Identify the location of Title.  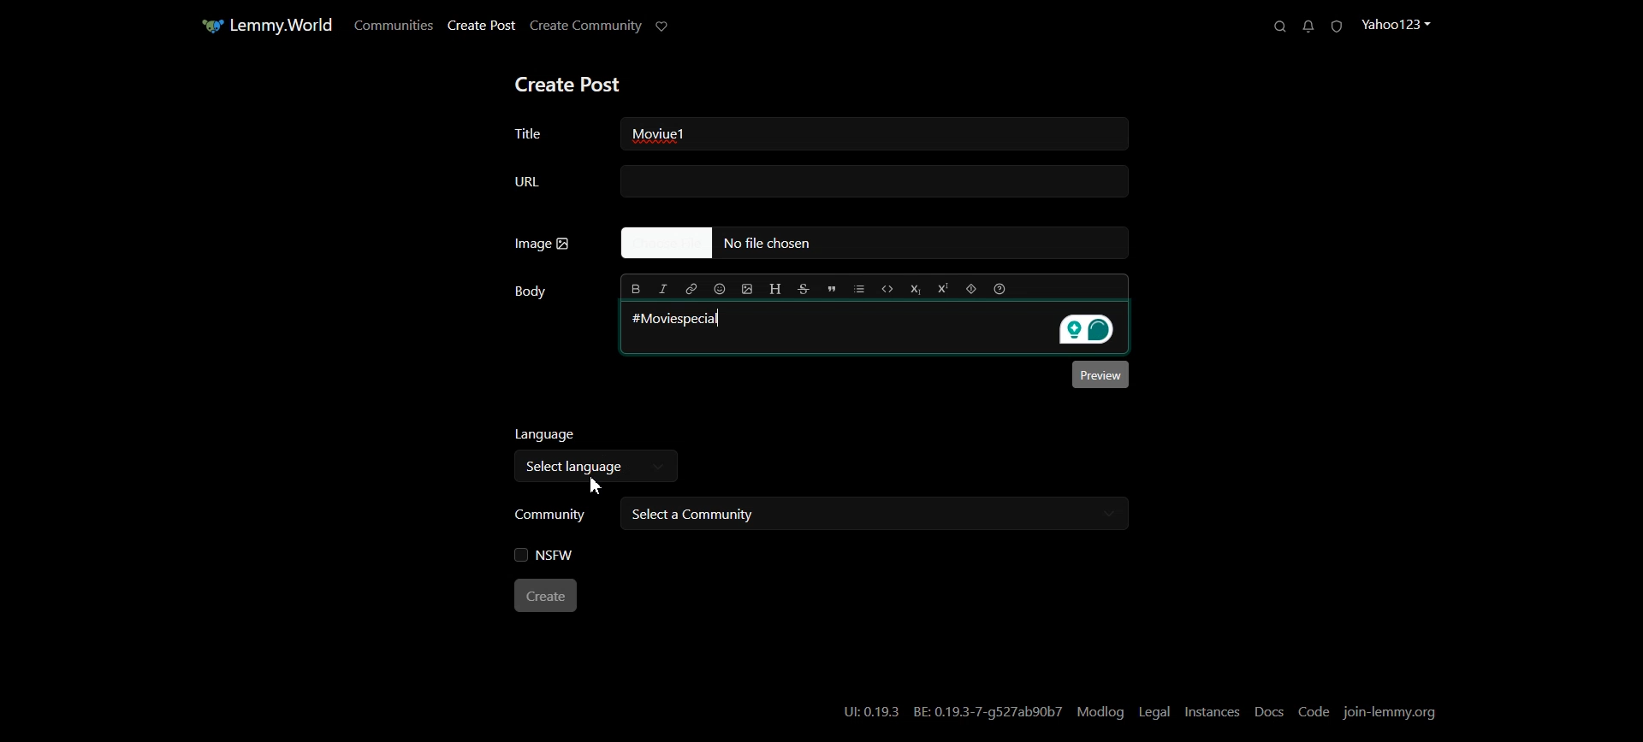
(549, 132).